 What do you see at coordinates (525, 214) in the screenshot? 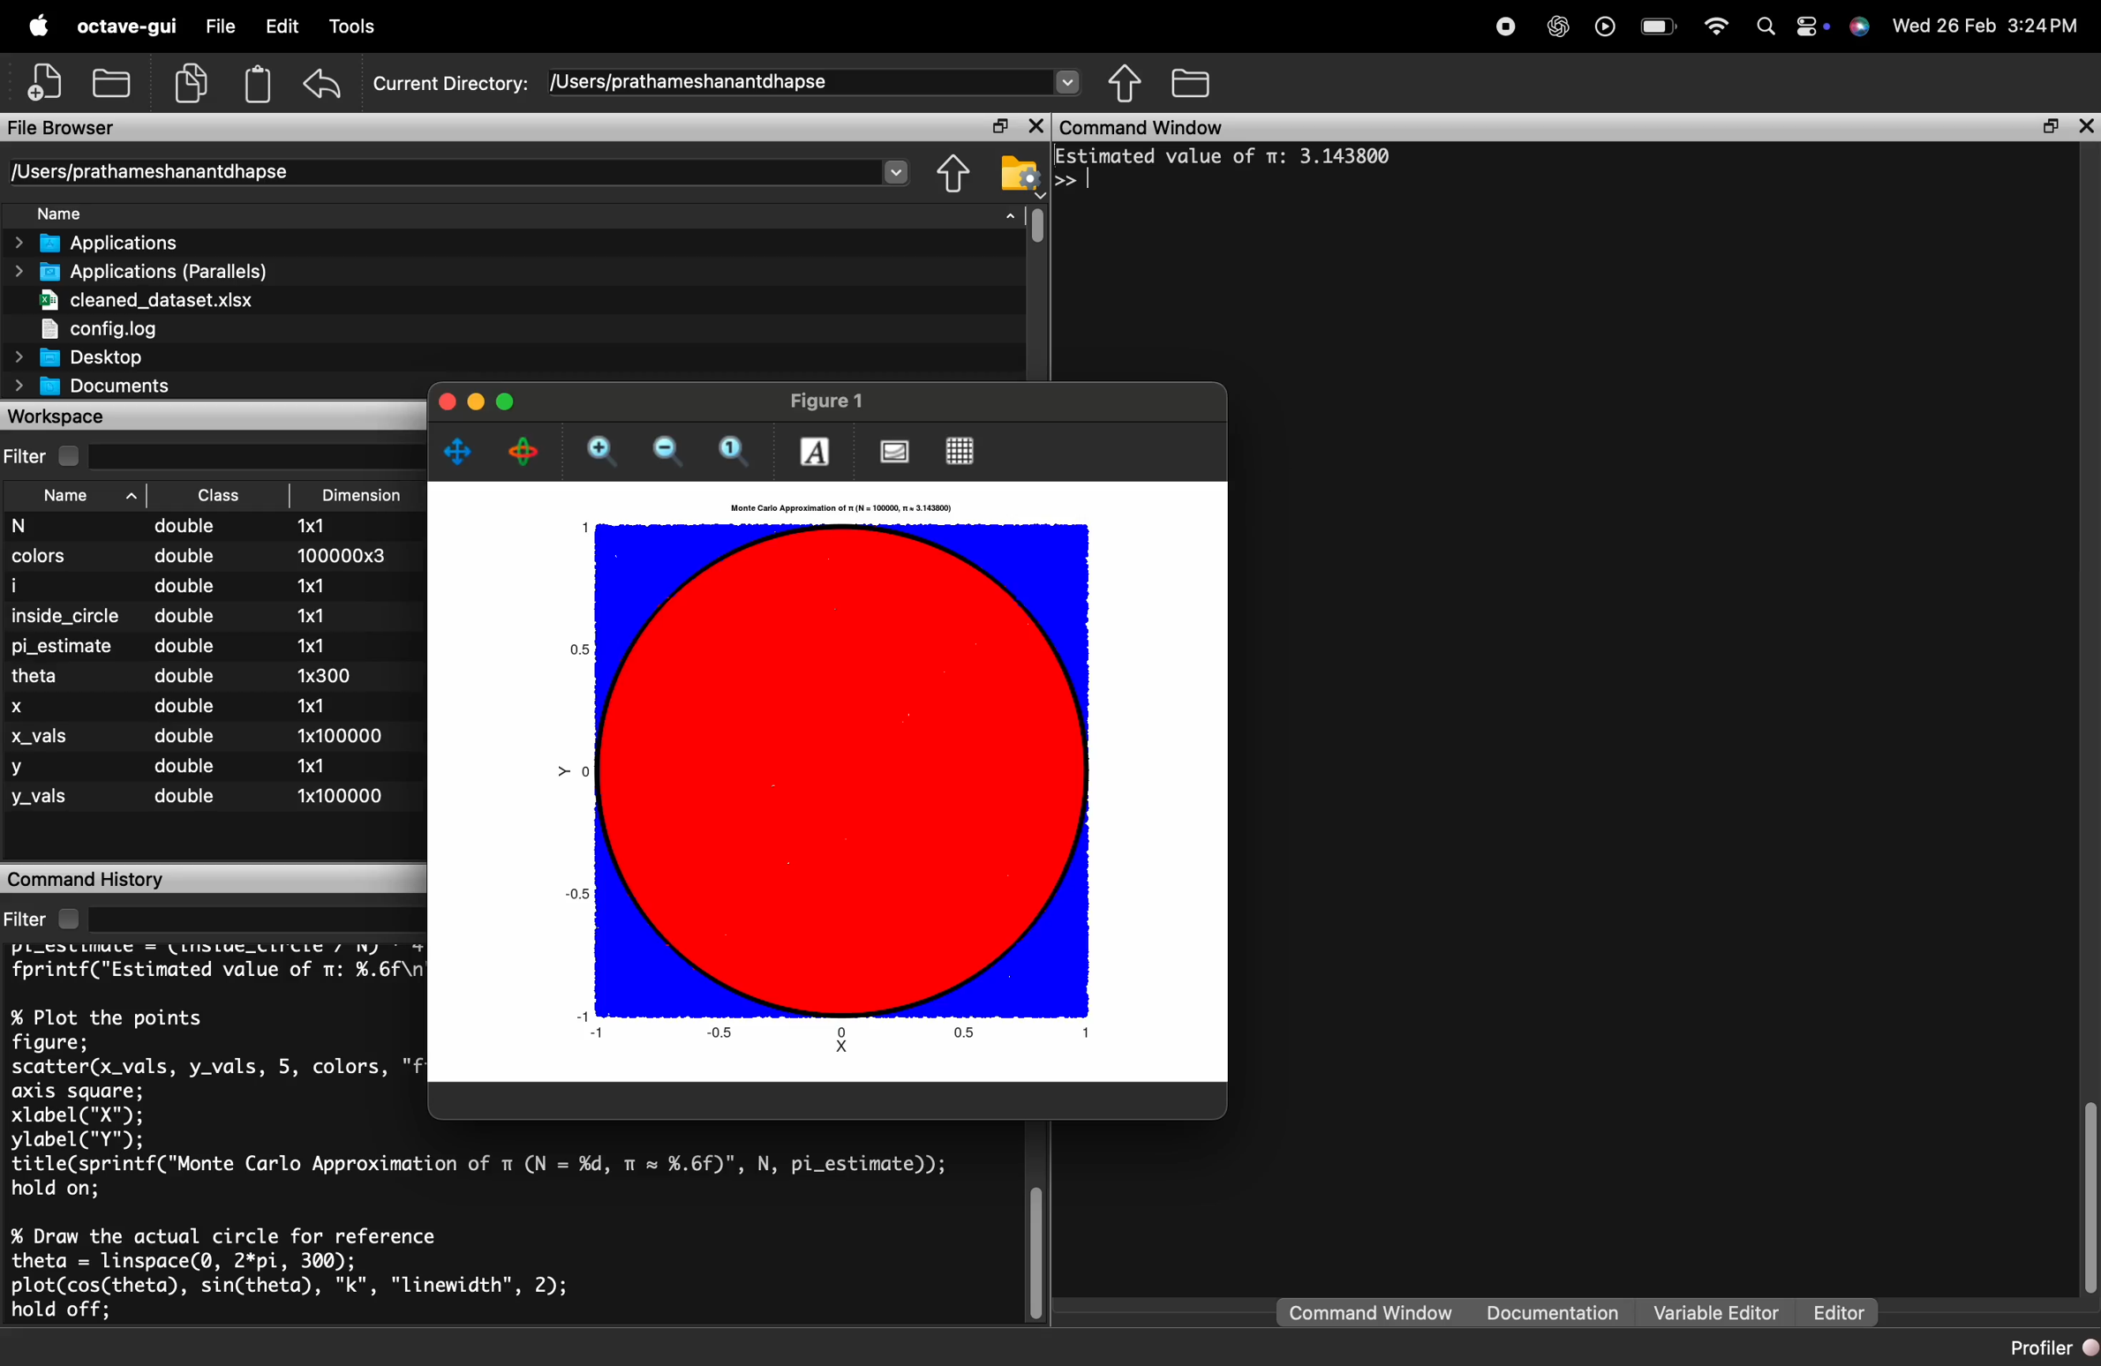
I see `Name` at bounding box center [525, 214].